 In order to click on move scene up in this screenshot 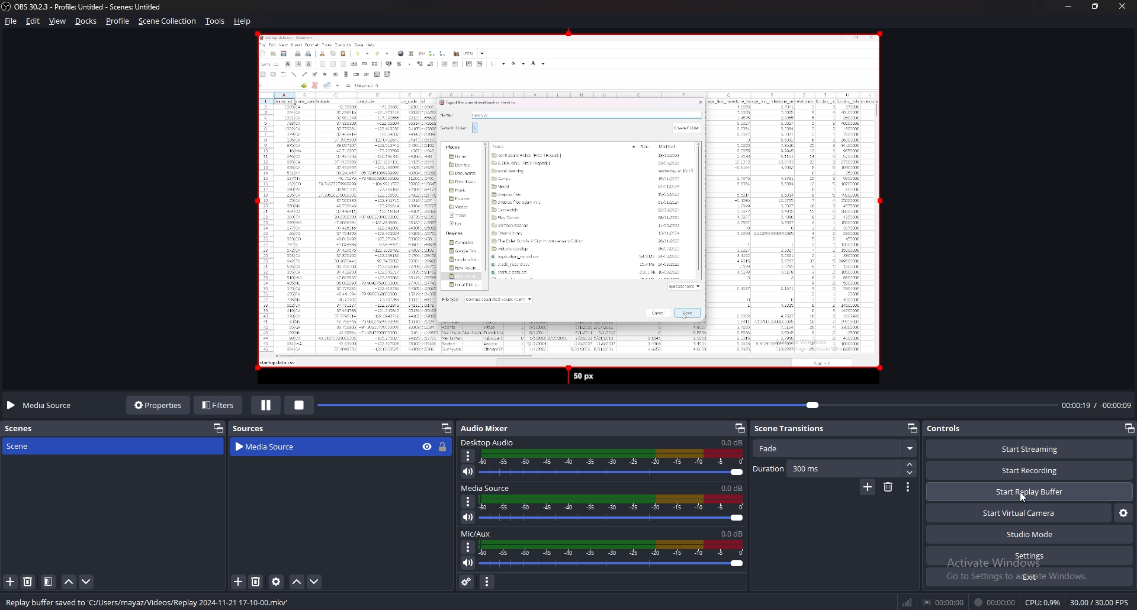, I will do `click(69, 582)`.